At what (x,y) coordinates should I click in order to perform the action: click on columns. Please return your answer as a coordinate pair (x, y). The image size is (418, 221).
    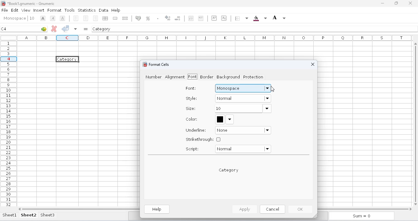
    Looking at the image, I should click on (216, 38).